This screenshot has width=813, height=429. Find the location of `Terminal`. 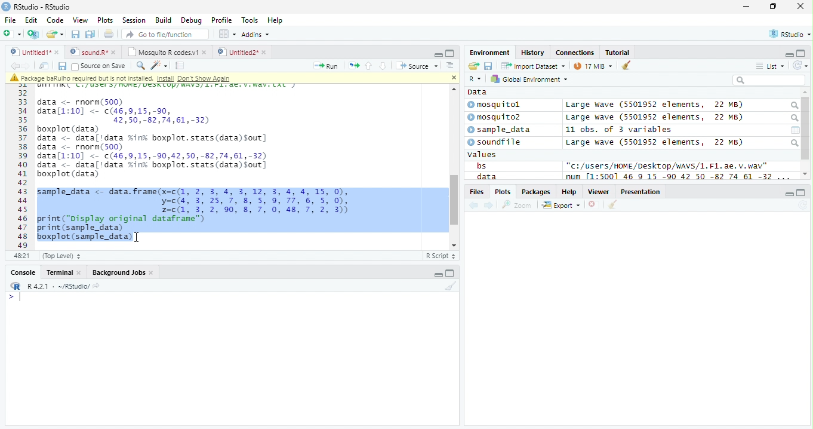

Terminal is located at coordinates (62, 272).